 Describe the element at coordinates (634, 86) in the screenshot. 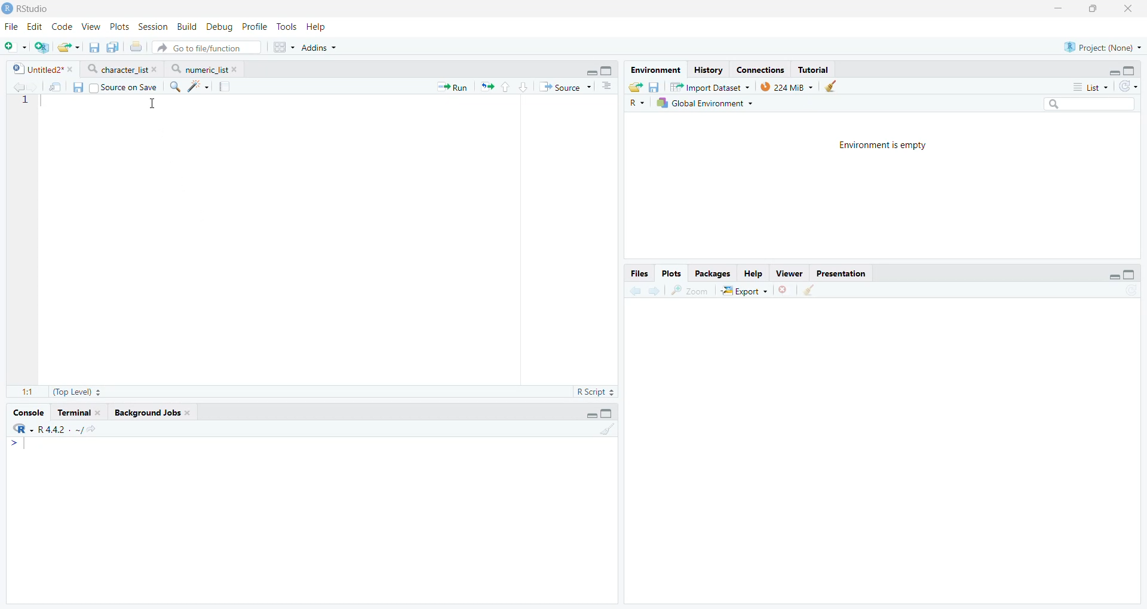

I see `Export history logs` at that location.